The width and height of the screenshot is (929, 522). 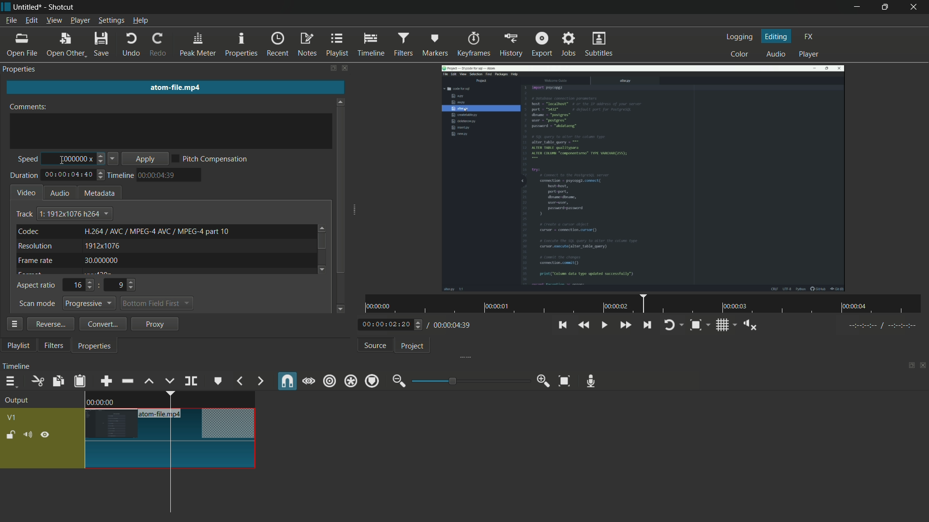 What do you see at coordinates (916, 7) in the screenshot?
I see `close app` at bounding box center [916, 7].